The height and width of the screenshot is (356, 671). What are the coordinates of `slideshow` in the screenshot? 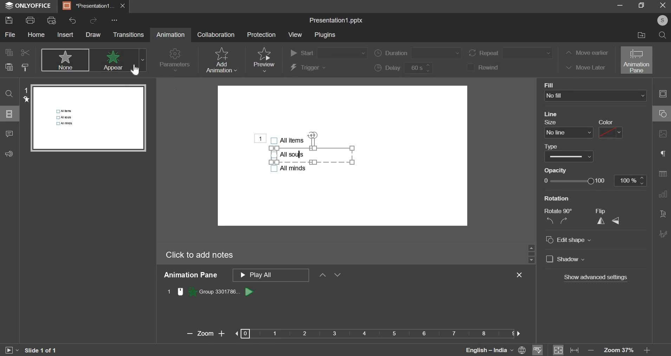 It's located at (11, 349).